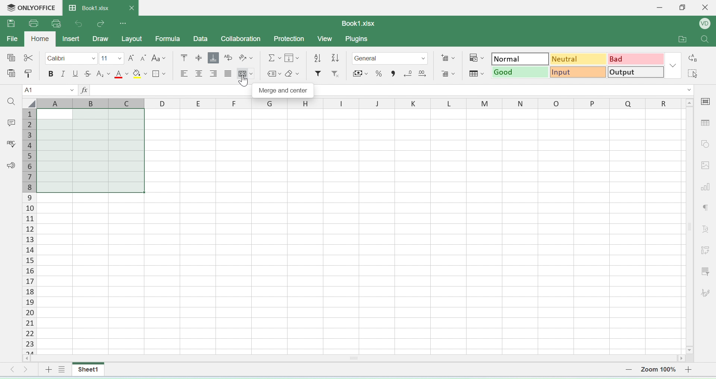 The width and height of the screenshot is (716, 379). I want to click on filter, so click(318, 73).